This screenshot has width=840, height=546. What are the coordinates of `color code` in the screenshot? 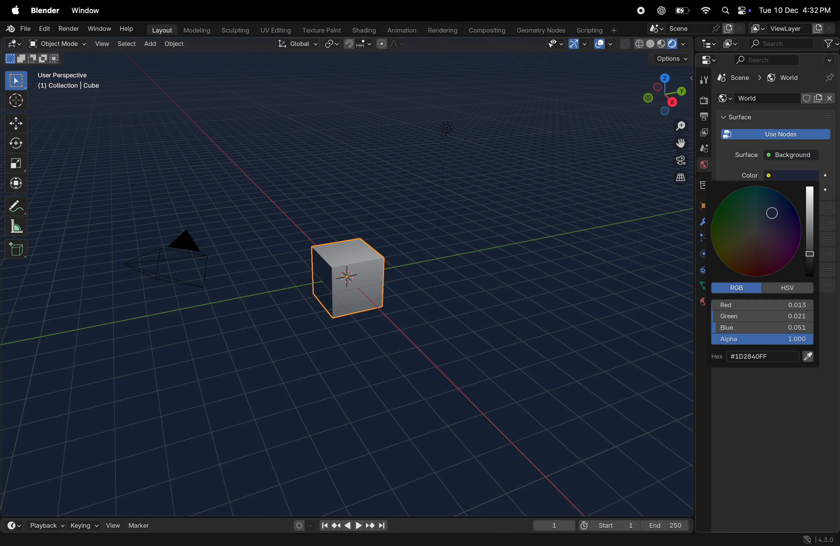 It's located at (761, 357).